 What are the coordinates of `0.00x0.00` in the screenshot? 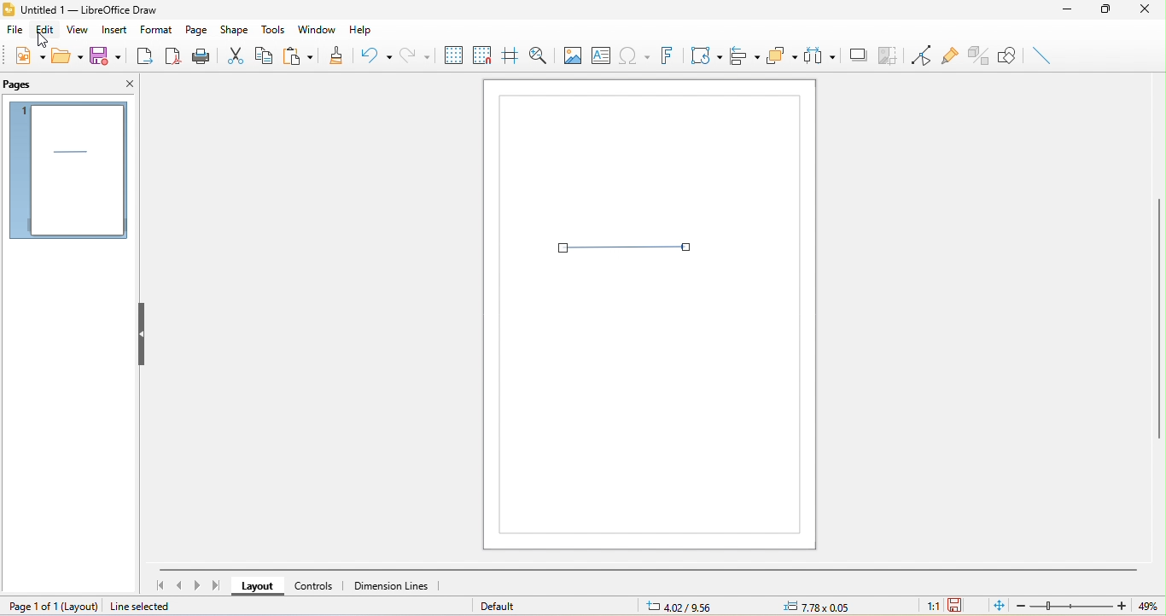 It's located at (814, 607).